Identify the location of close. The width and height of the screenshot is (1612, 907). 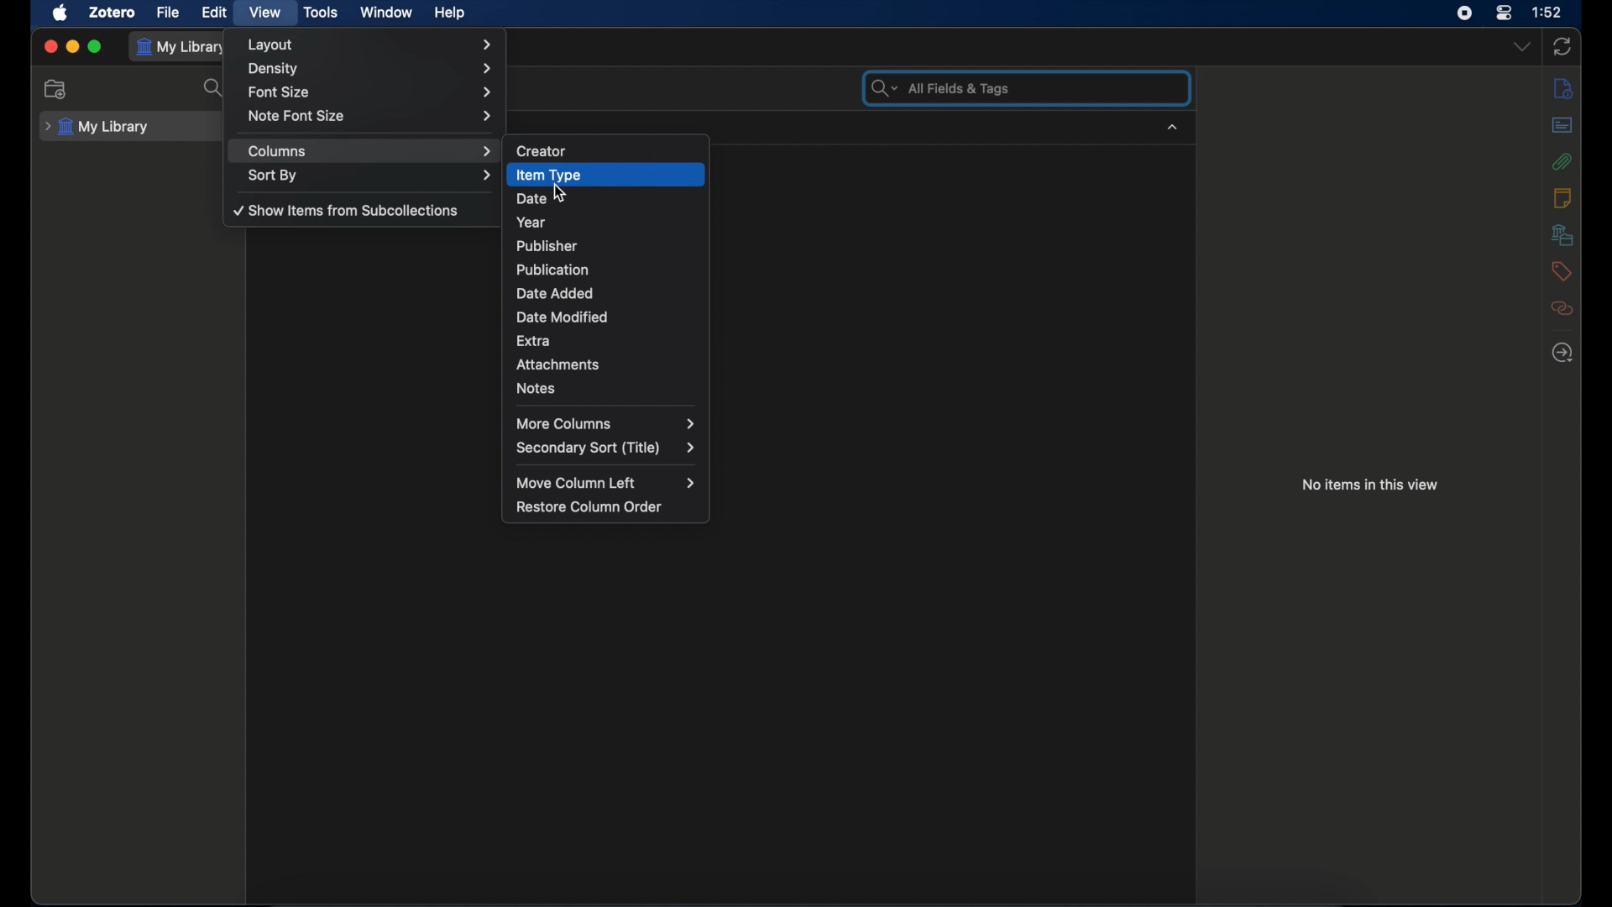
(50, 48).